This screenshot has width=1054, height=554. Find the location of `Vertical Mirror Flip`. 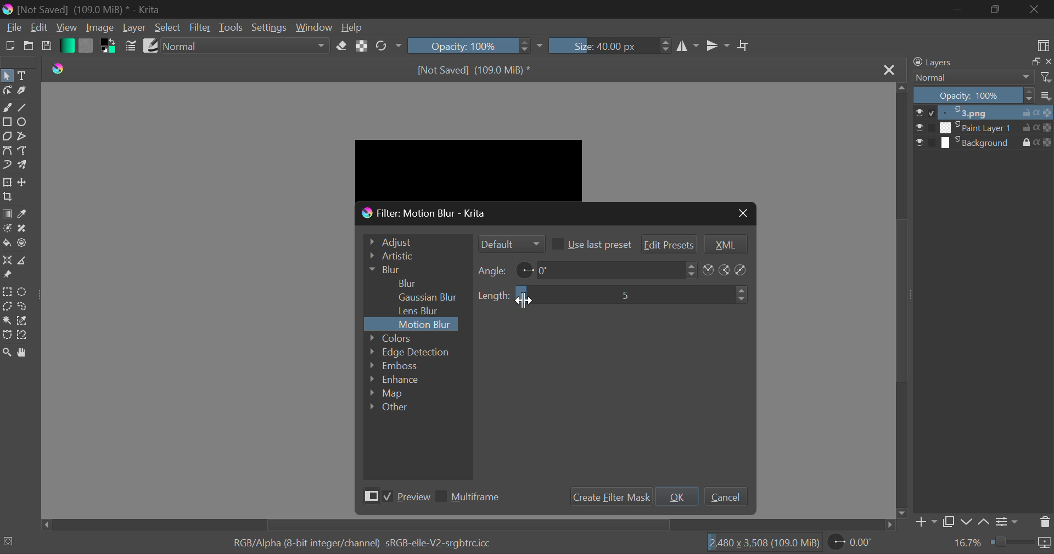

Vertical Mirror Flip is located at coordinates (689, 47).